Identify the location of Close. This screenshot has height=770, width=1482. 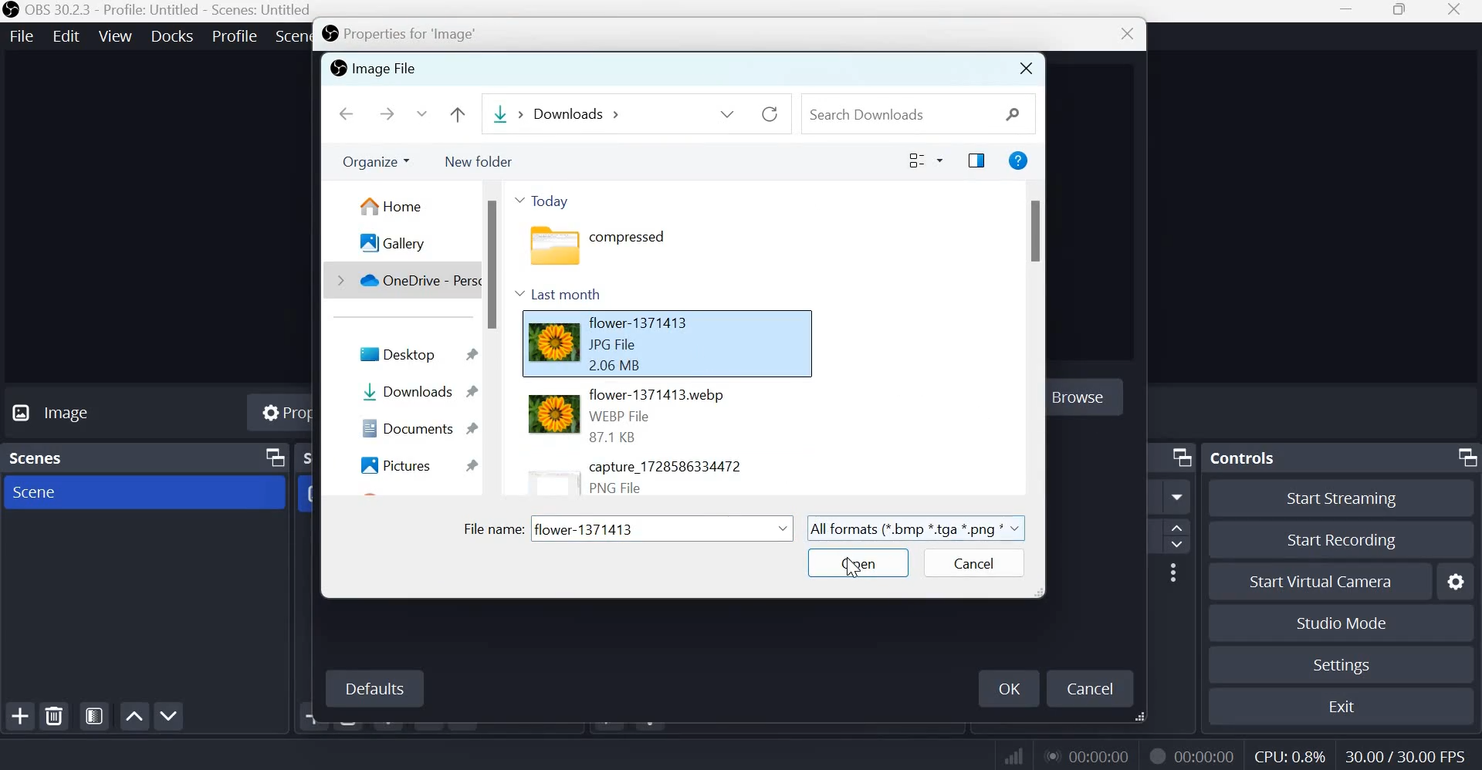
(1122, 35).